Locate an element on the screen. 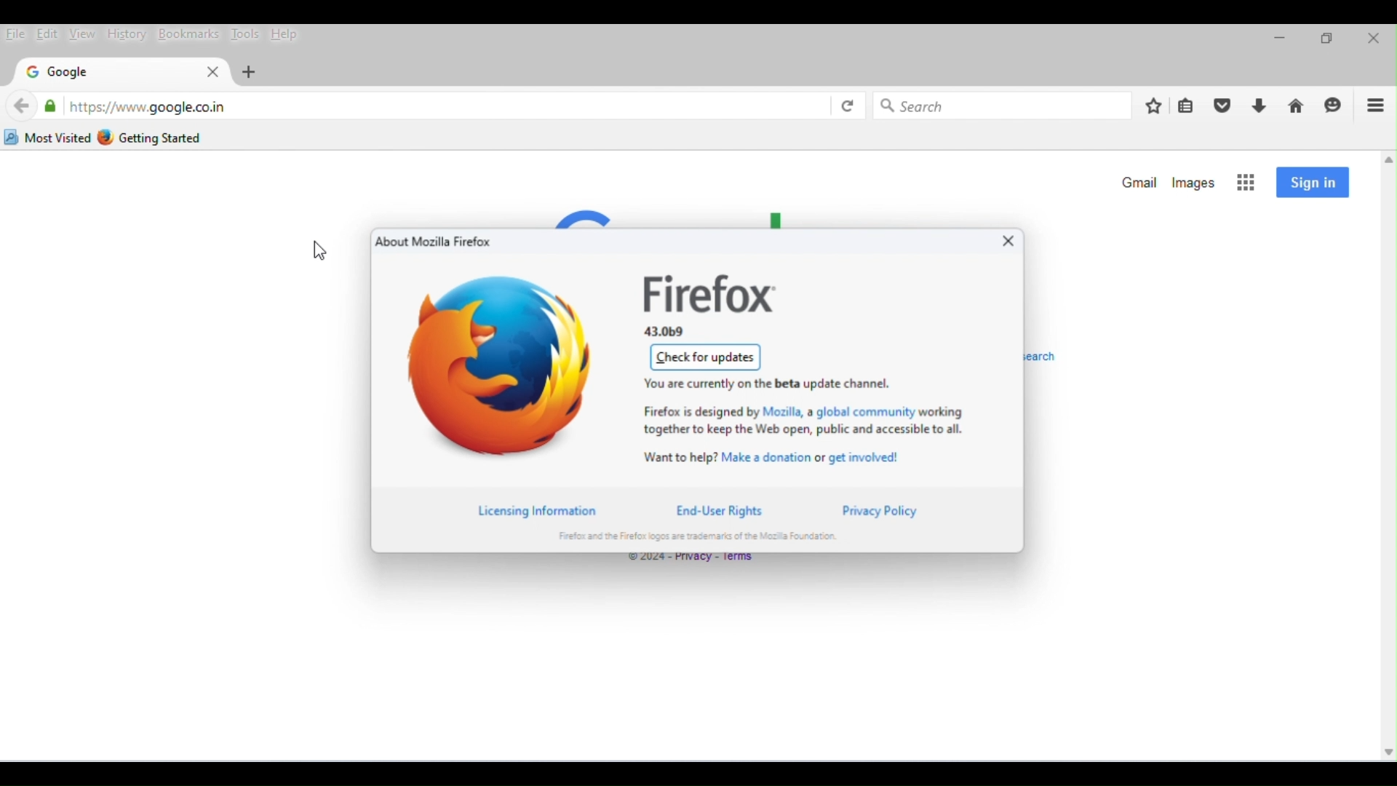  open application menu is located at coordinates (1376, 106).